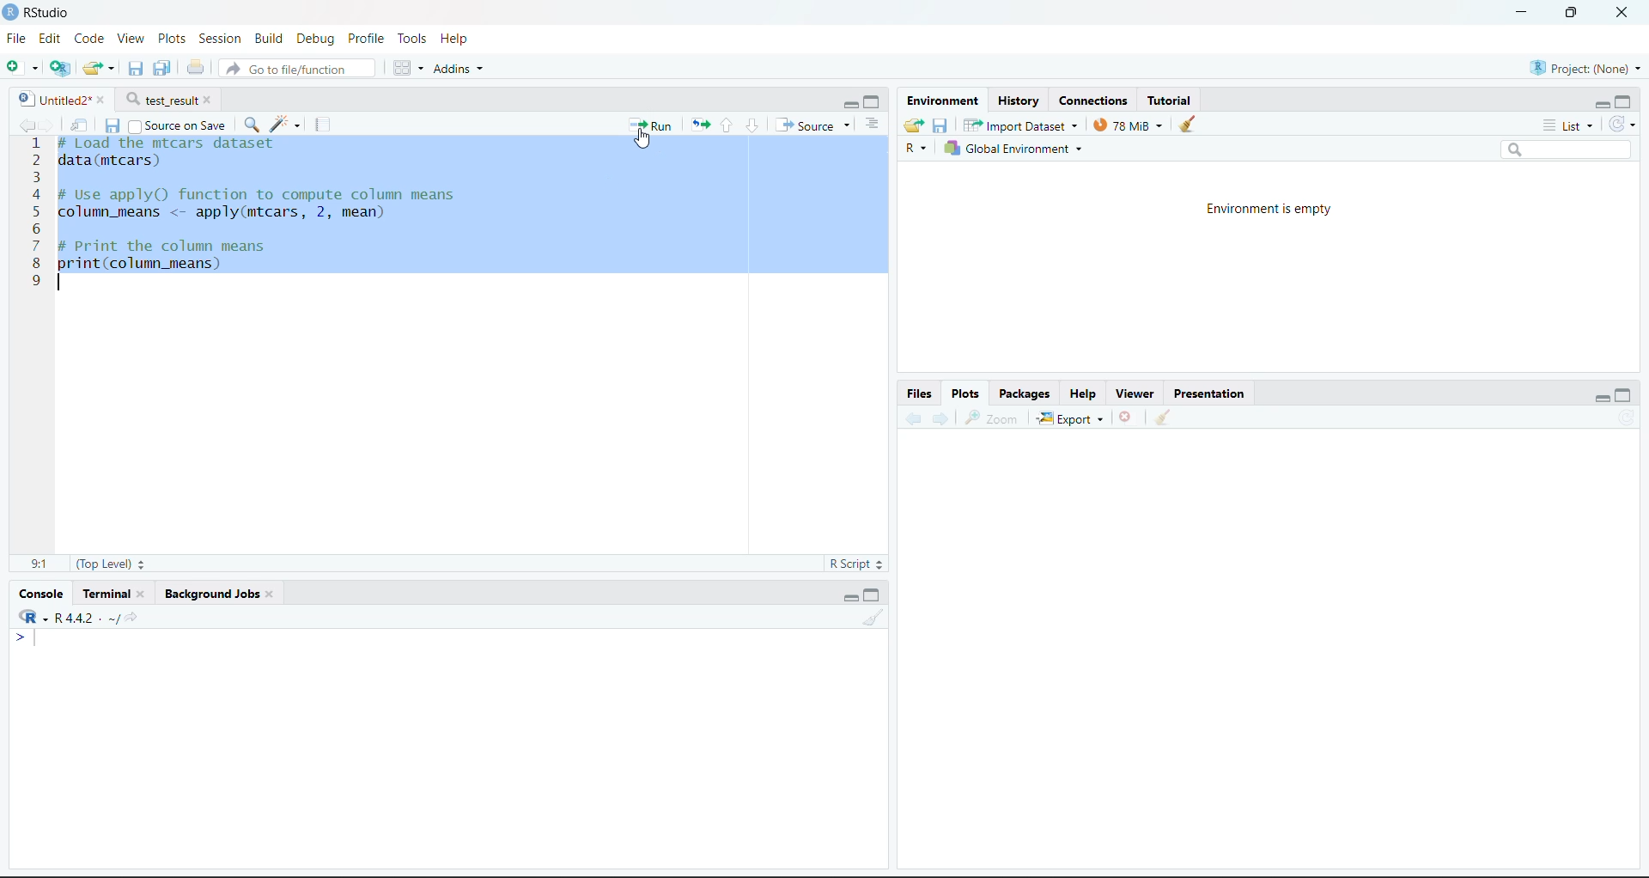 The height and width of the screenshot is (878, 1649). What do you see at coordinates (1567, 125) in the screenshot?
I see `List` at bounding box center [1567, 125].